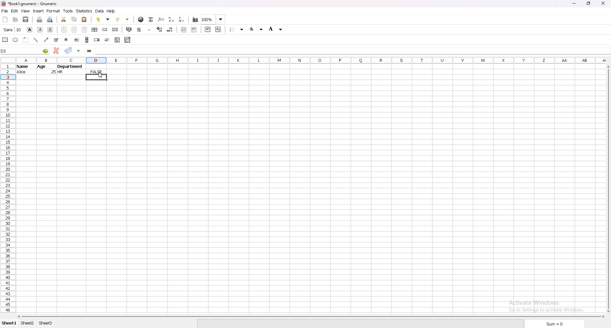  I want to click on file name, so click(30, 4).